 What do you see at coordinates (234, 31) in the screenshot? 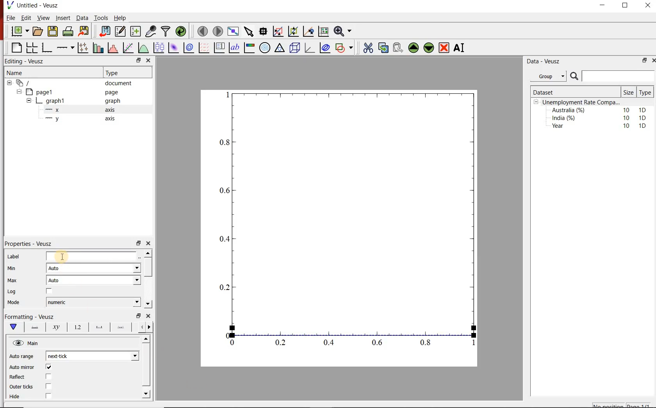
I see `view plot on full screen` at bounding box center [234, 31].